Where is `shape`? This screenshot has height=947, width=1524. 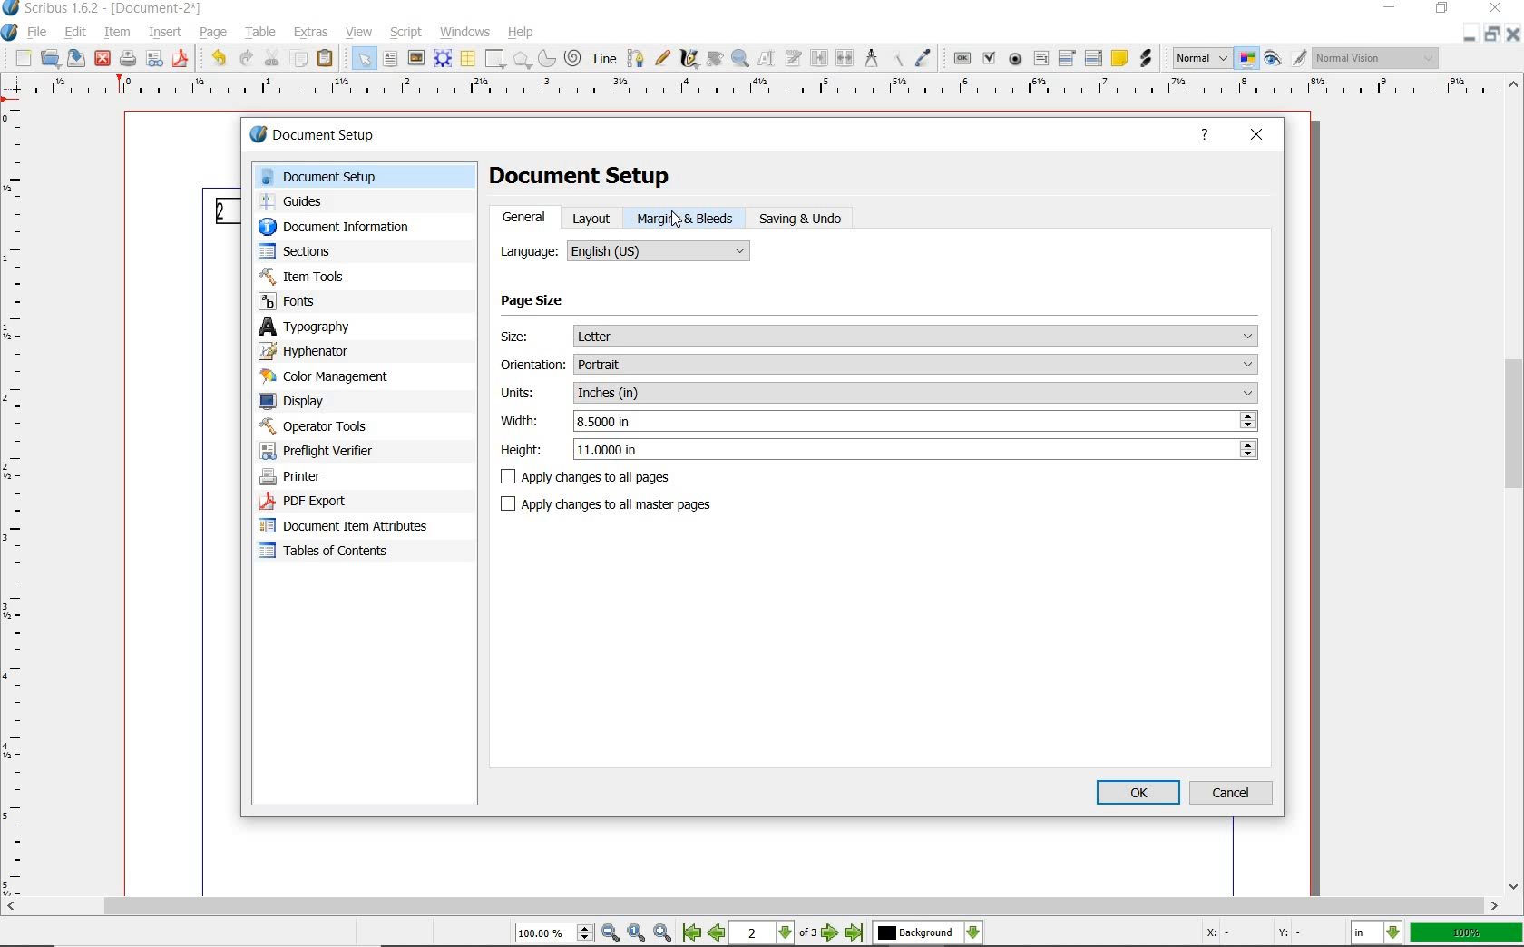
shape is located at coordinates (493, 60).